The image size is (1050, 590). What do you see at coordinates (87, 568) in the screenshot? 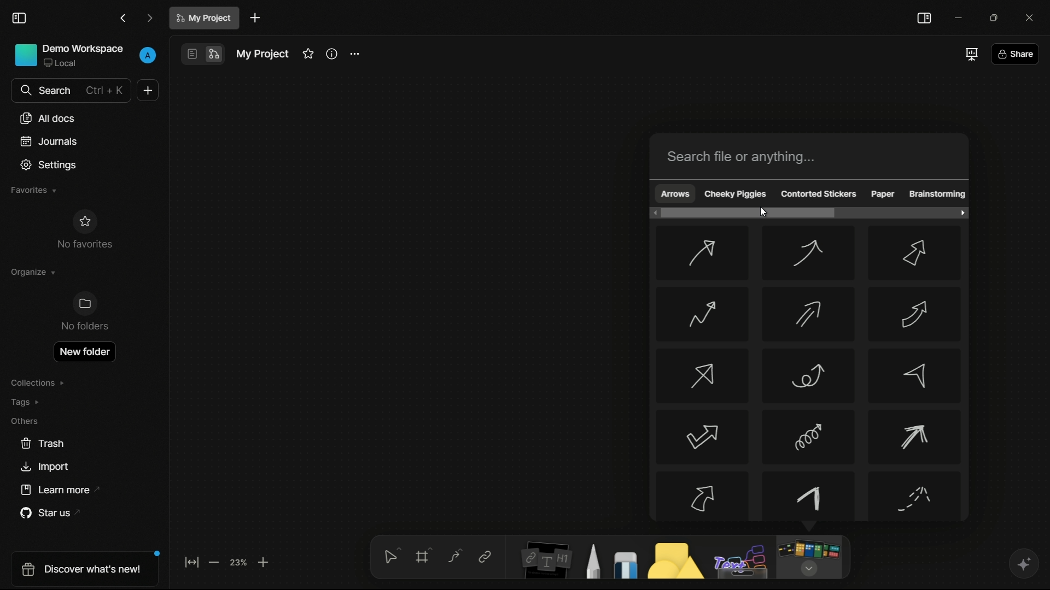
I see `discover what's new` at bounding box center [87, 568].